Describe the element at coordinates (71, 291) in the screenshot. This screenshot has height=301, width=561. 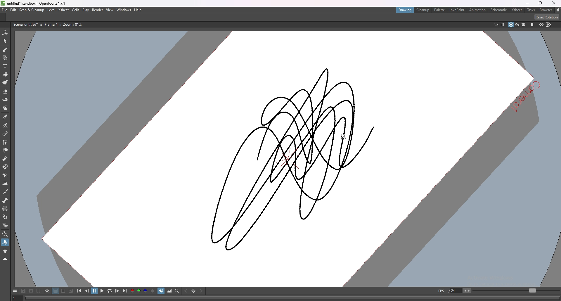
I see `checkered background` at that location.